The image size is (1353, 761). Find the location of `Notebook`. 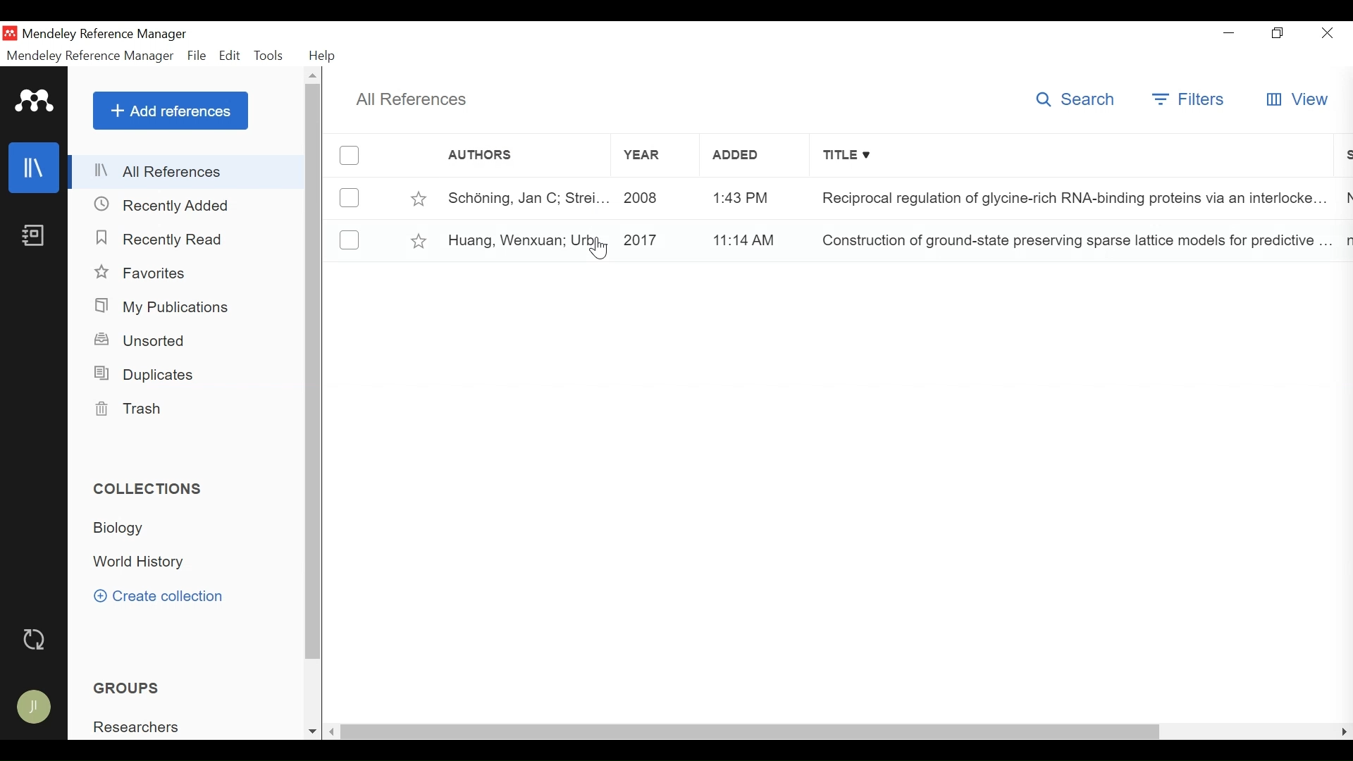

Notebook is located at coordinates (33, 235).